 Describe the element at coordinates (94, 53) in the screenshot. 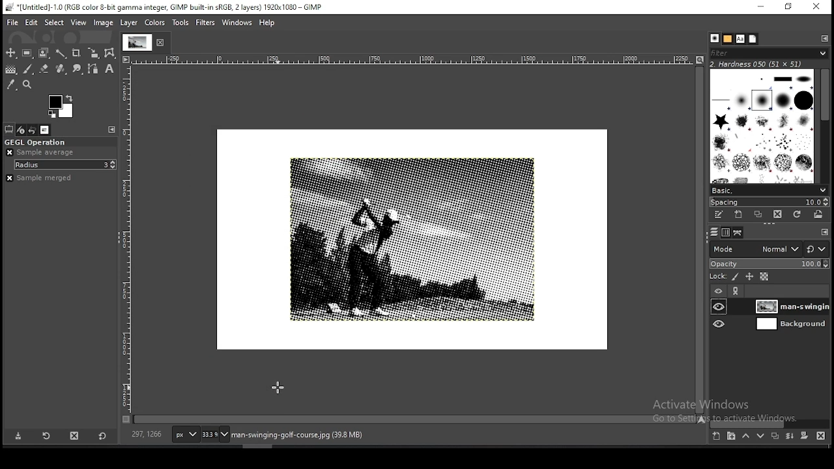

I see `scale tool` at that location.